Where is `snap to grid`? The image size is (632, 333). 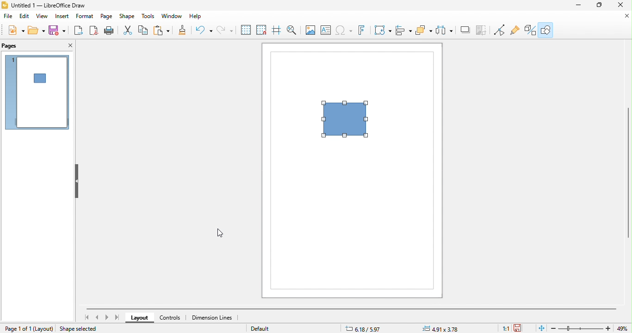 snap to grid is located at coordinates (263, 31).